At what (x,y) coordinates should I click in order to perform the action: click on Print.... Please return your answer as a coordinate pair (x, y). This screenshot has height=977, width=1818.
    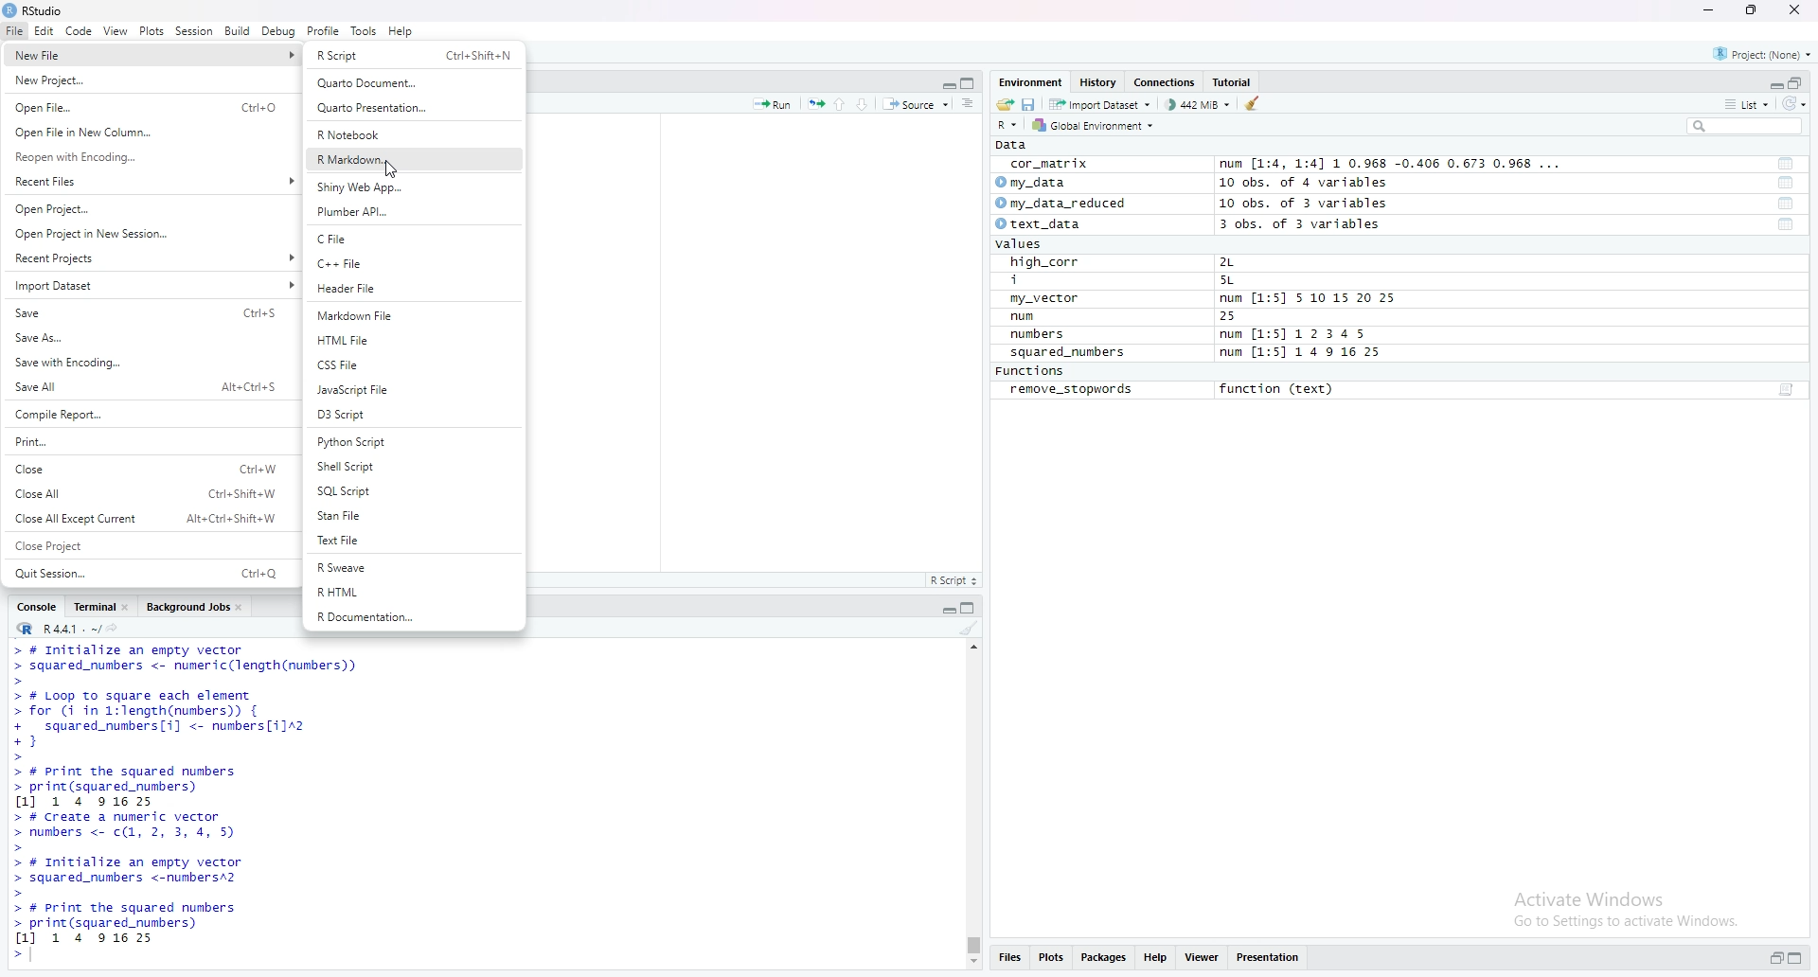
    Looking at the image, I should click on (142, 439).